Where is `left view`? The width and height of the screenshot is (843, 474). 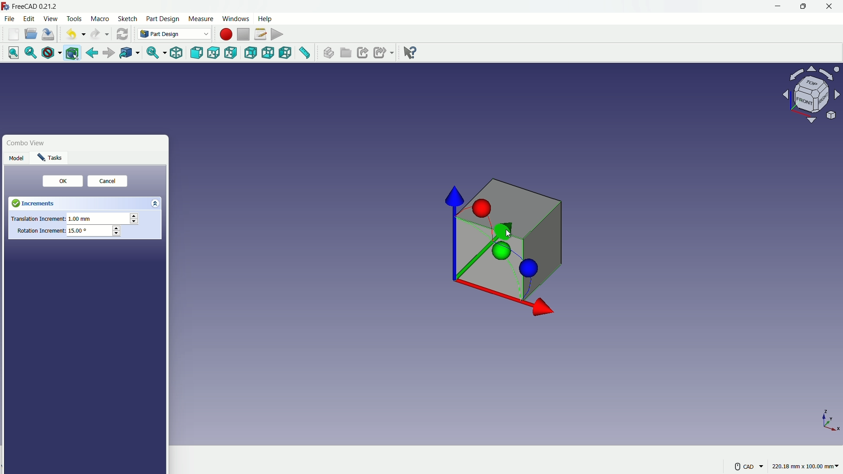
left view is located at coordinates (286, 54).